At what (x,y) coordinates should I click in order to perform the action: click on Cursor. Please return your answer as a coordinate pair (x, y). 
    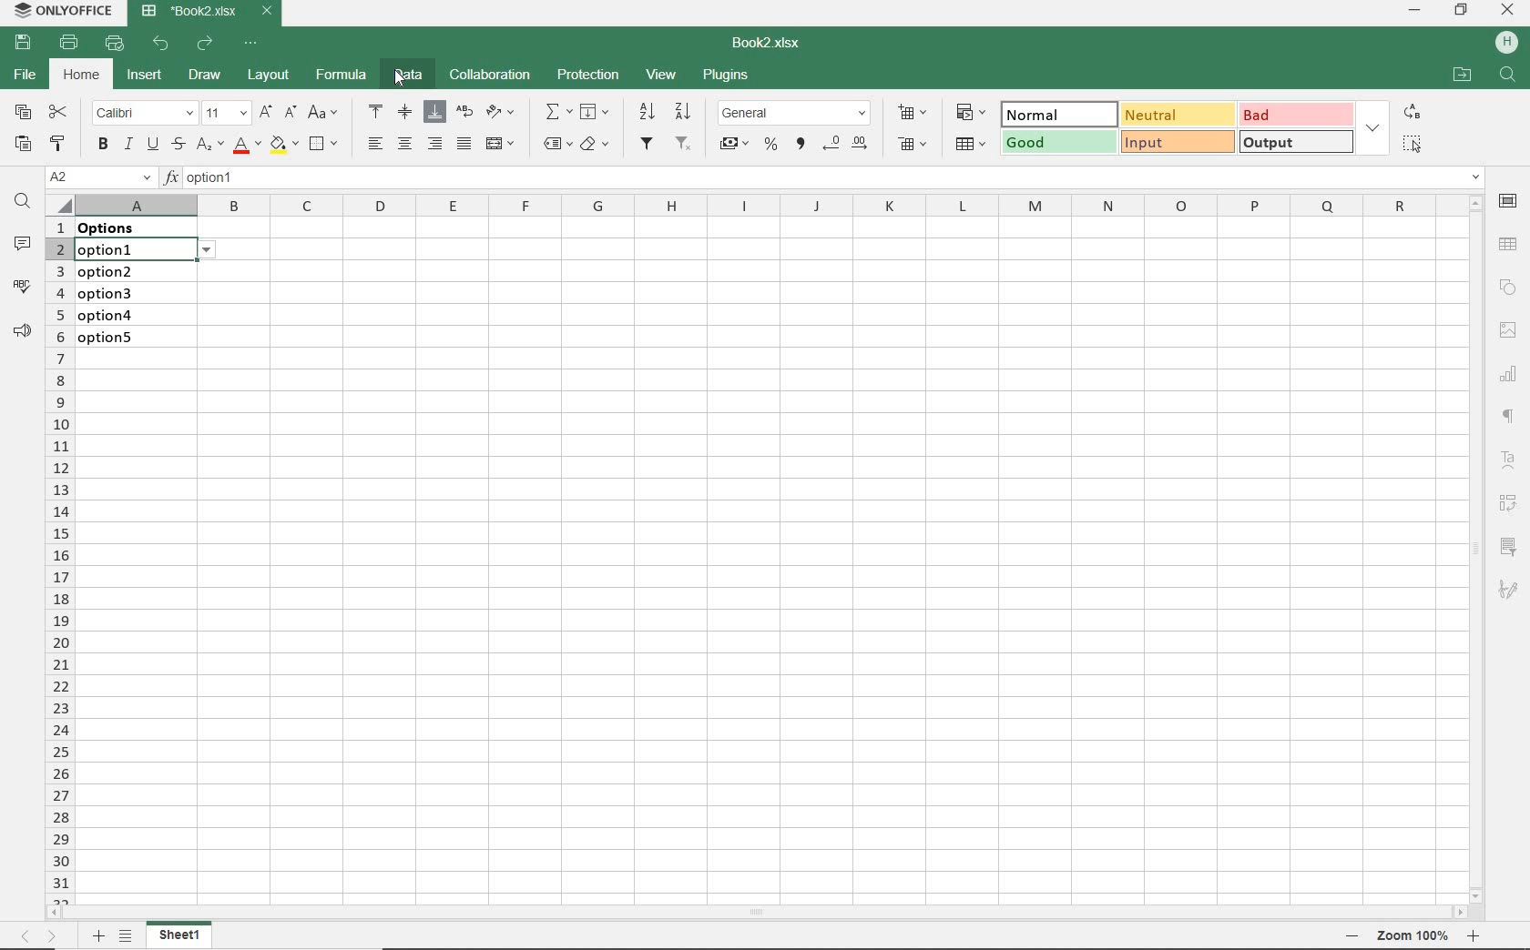
    Looking at the image, I should click on (403, 80).